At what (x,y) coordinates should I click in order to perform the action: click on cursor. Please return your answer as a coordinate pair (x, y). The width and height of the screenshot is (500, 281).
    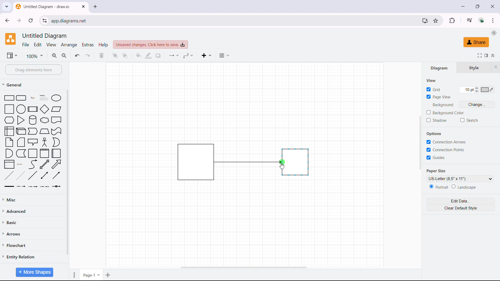
    Looking at the image, I should click on (282, 167).